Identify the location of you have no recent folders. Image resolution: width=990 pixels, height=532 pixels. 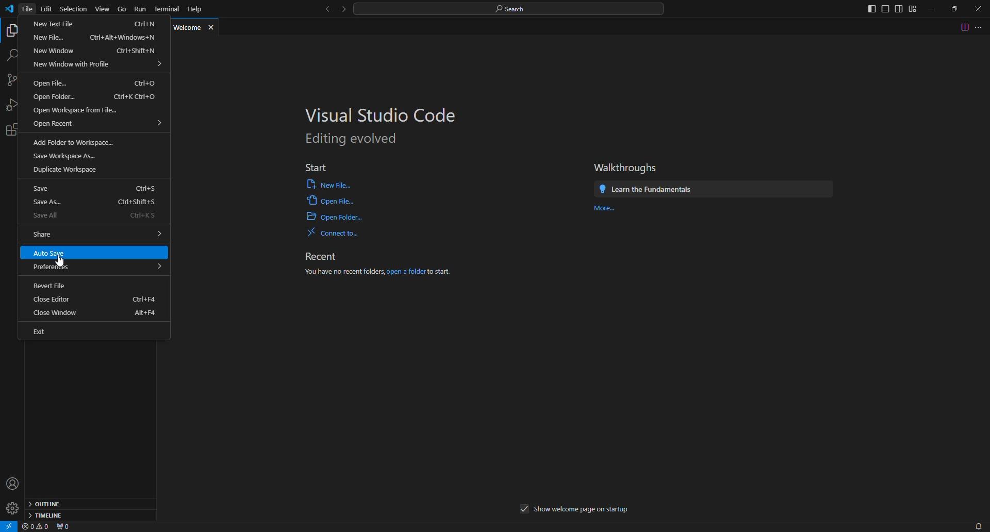
(343, 272).